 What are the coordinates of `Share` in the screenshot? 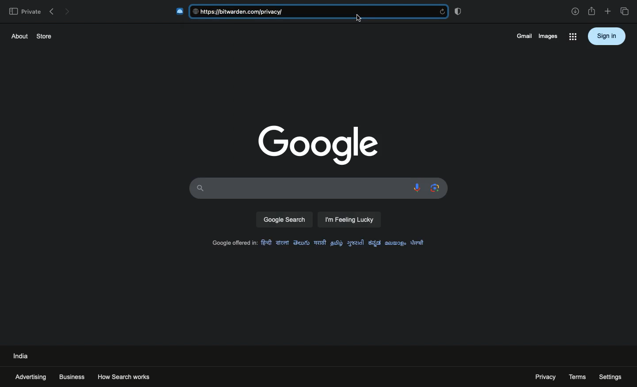 It's located at (592, 11).